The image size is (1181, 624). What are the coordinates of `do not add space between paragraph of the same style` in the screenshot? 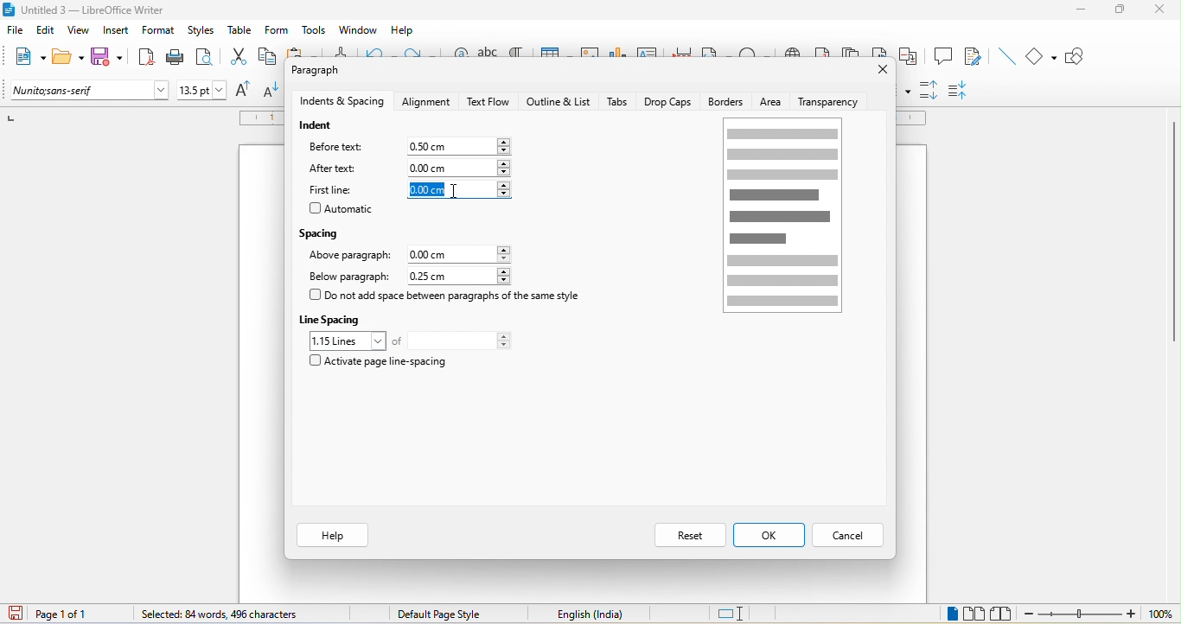 It's located at (457, 296).